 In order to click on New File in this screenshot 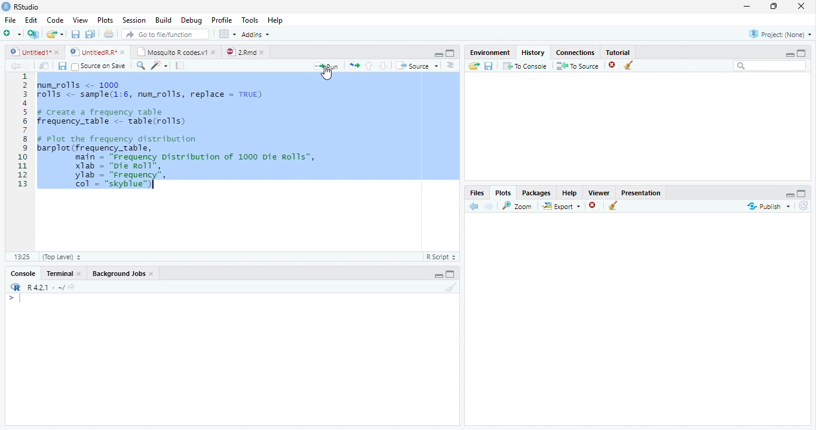, I will do `click(12, 33)`.